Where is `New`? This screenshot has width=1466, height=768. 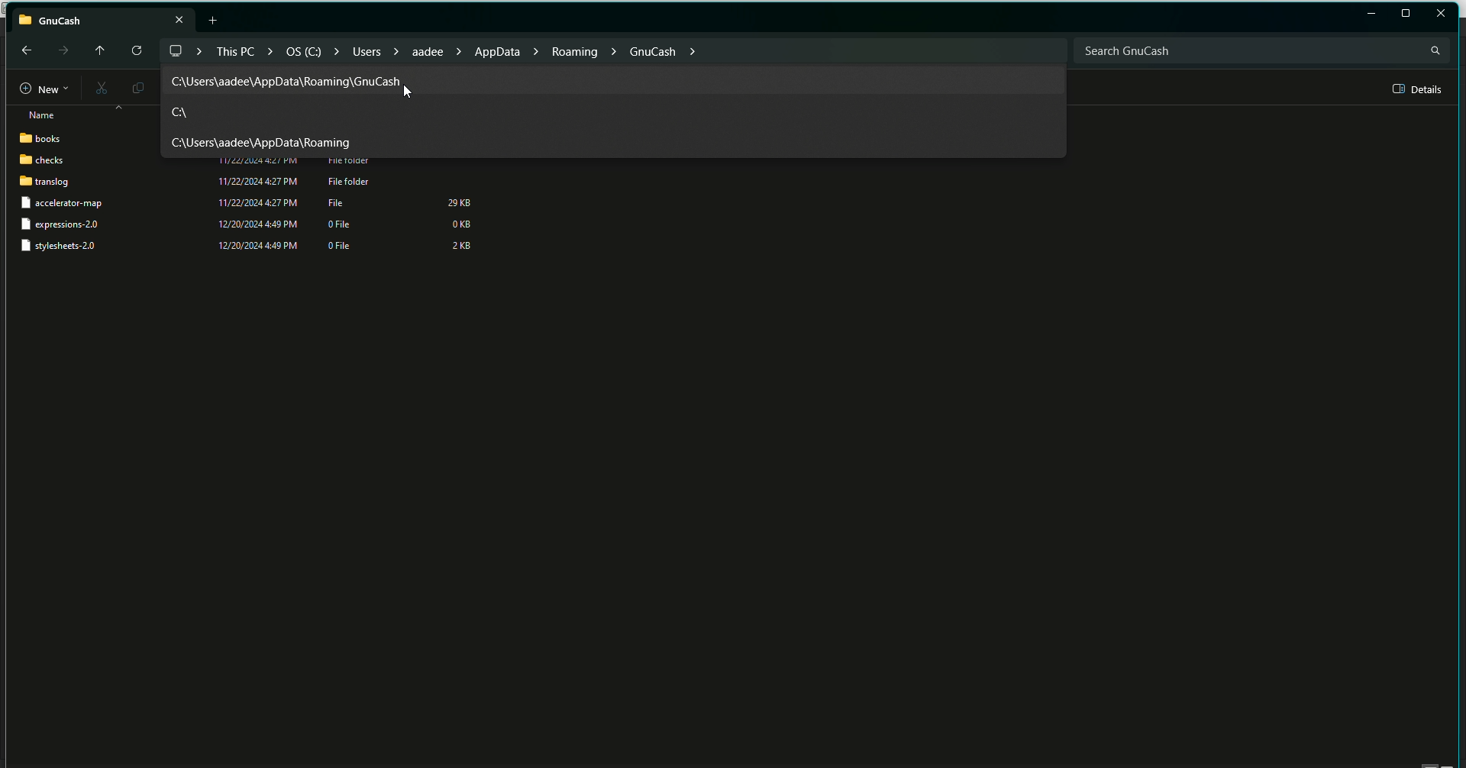
New is located at coordinates (37, 89).